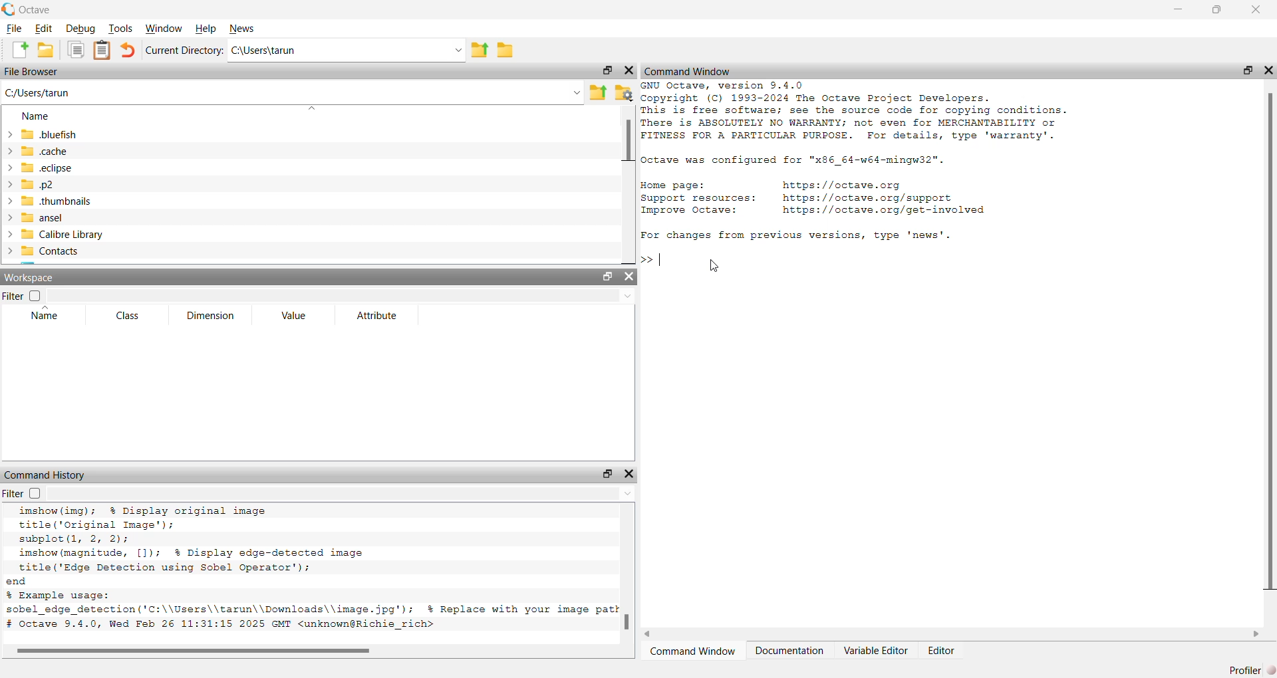 The height and width of the screenshot is (678, 1277). I want to click on dropdown, so click(343, 296).